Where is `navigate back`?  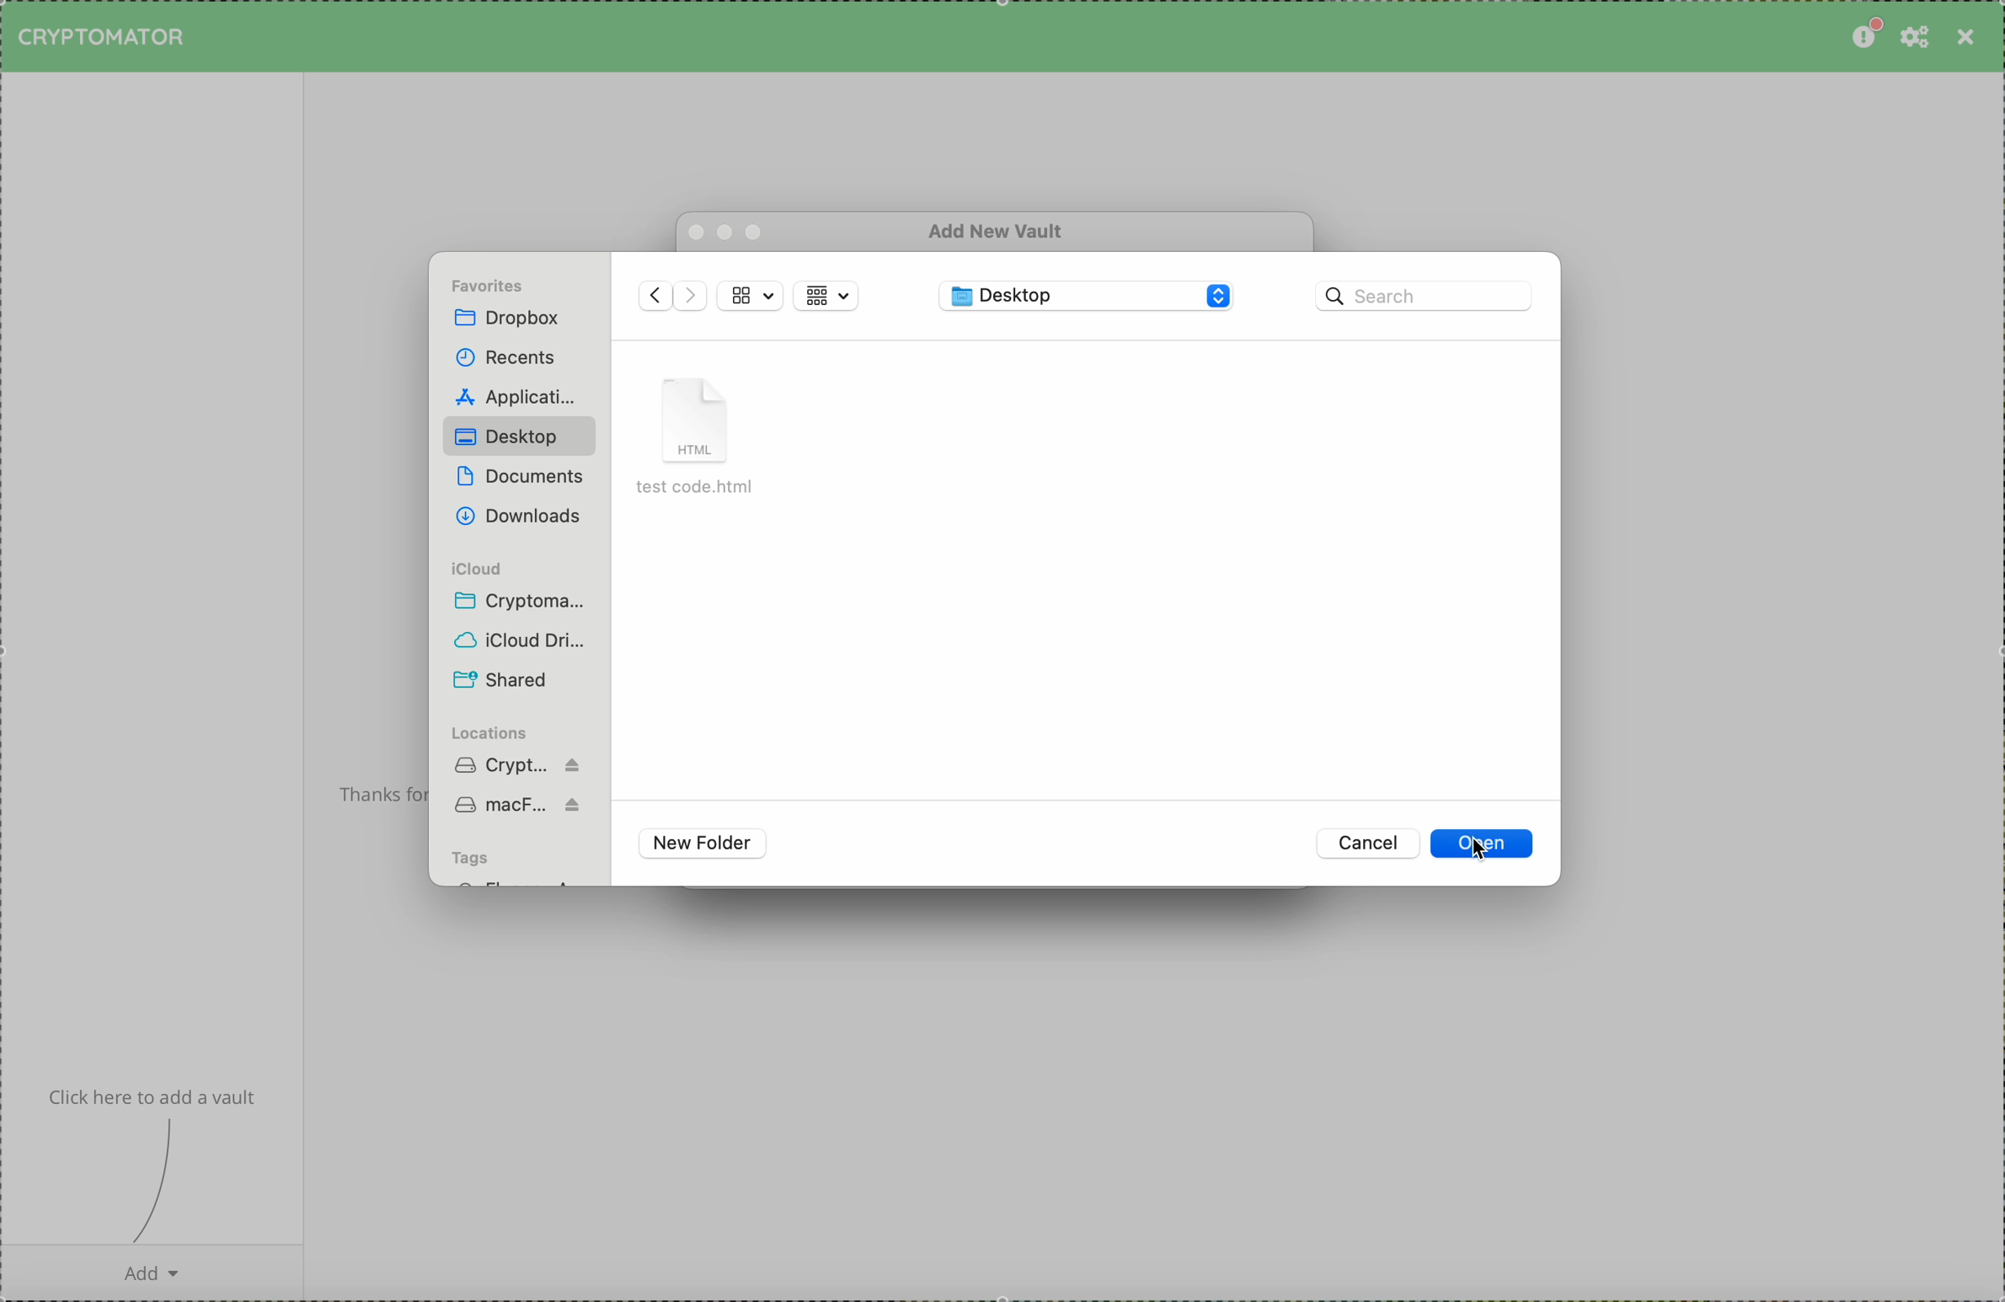
navigate back is located at coordinates (654, 295).